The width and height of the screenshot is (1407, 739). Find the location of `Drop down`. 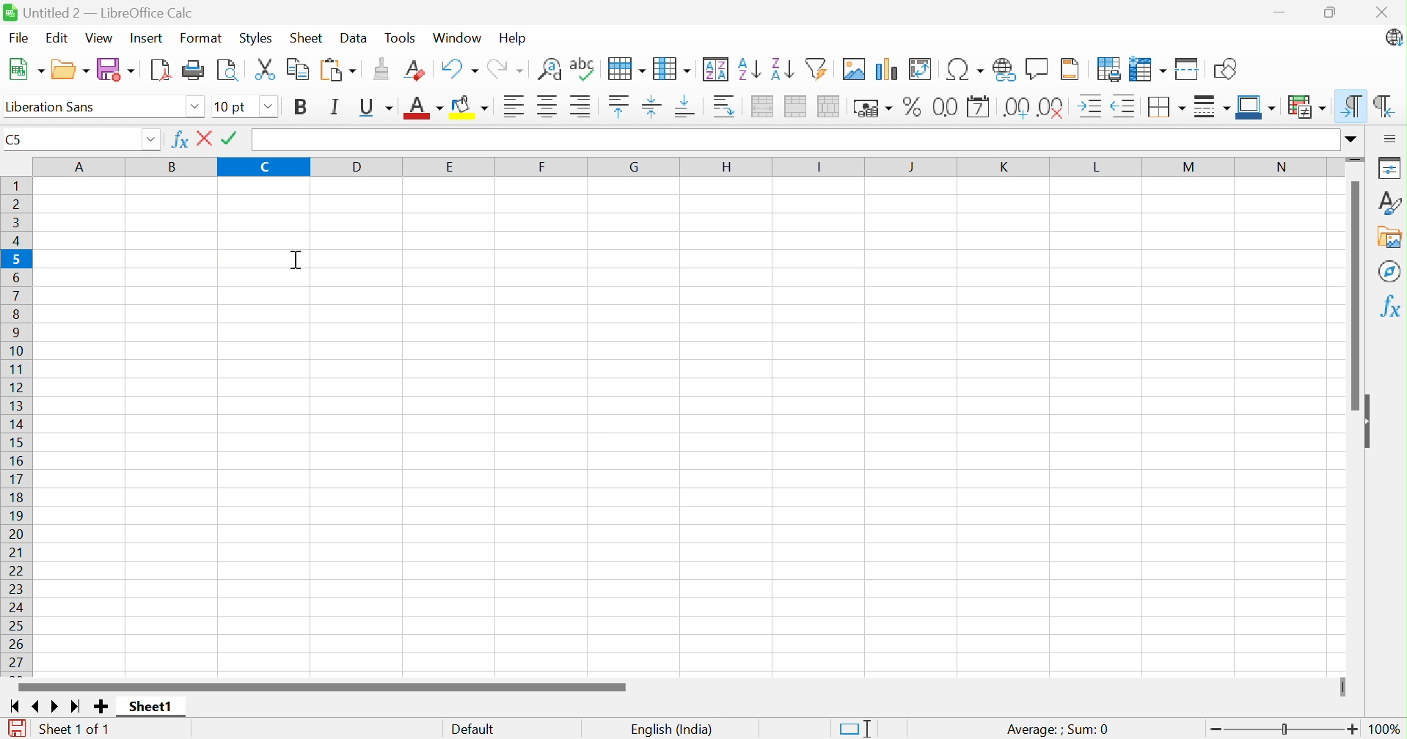

Drop down is located at coordinates (196, 108).